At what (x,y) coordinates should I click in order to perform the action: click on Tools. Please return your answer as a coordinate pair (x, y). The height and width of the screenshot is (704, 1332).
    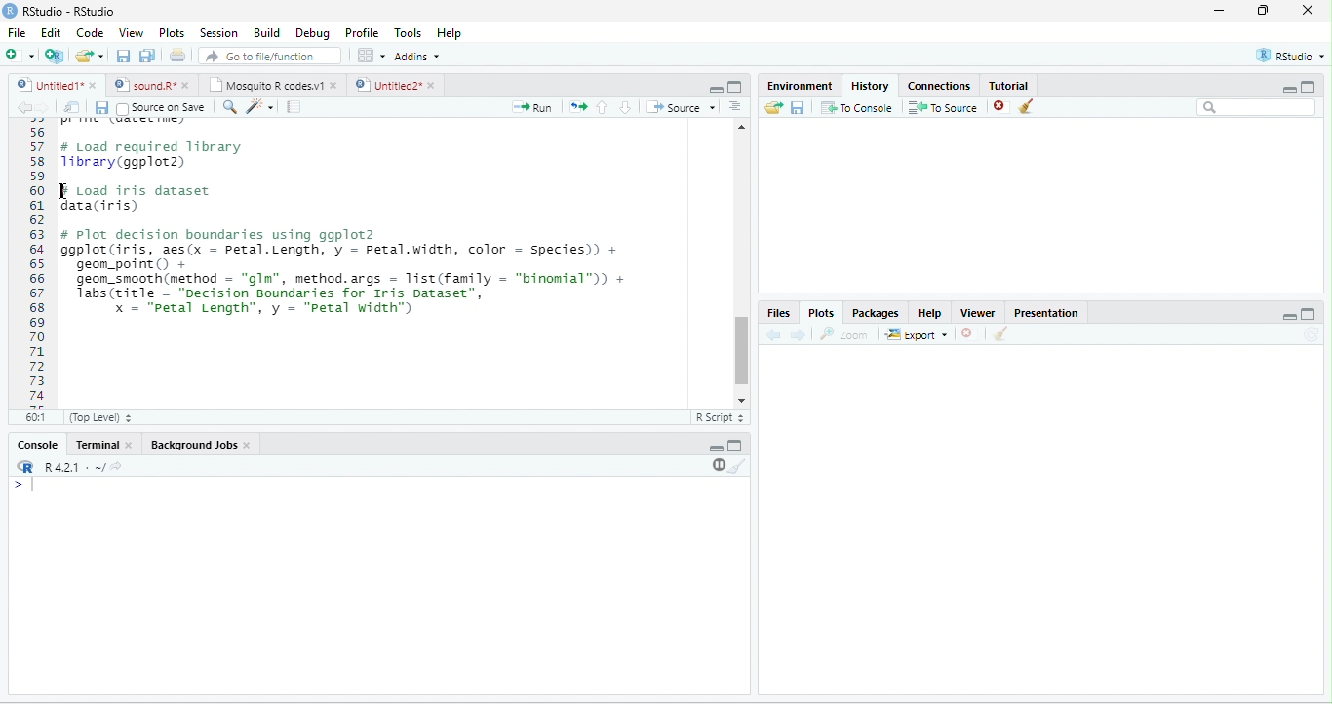
    Looking at the image, I should click on (410, 33).